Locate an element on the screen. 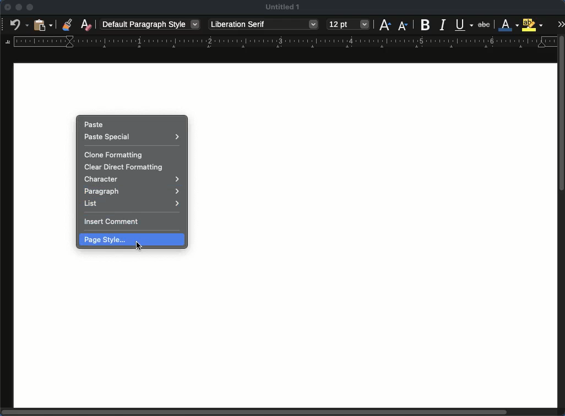  12 pt - size is located at coordinates (349, 24).